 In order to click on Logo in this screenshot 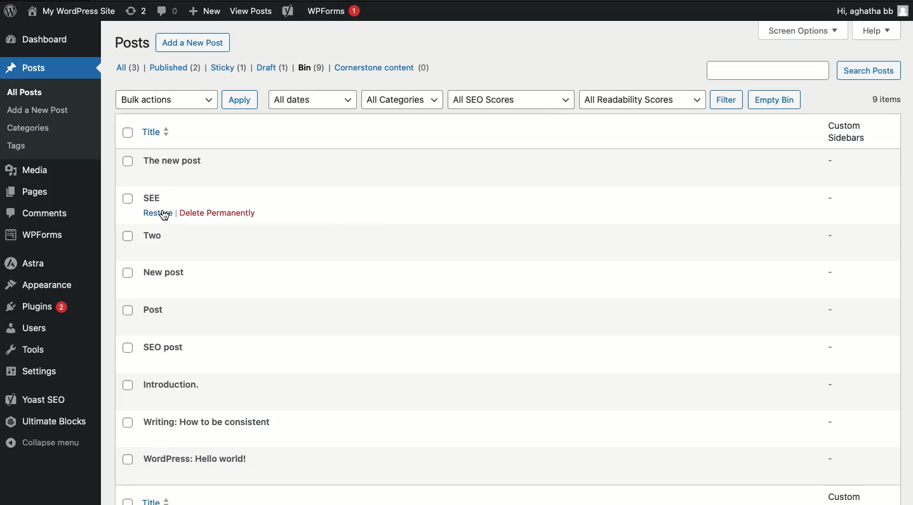, I will do `click(12, 12)`.